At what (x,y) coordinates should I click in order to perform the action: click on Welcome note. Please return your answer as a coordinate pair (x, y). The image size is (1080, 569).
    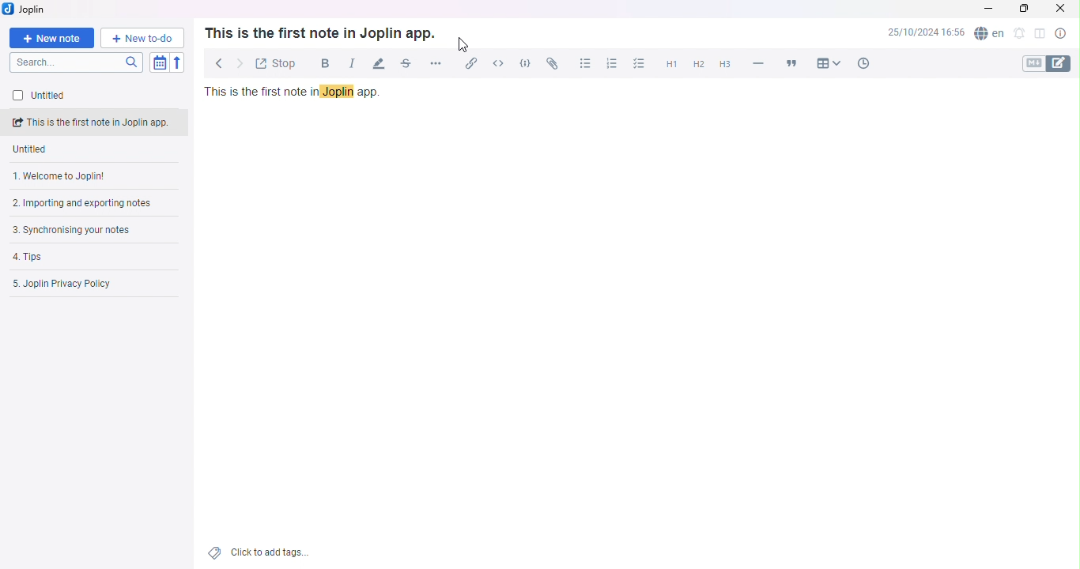
    Looking at the image, I should click on (92, 177).